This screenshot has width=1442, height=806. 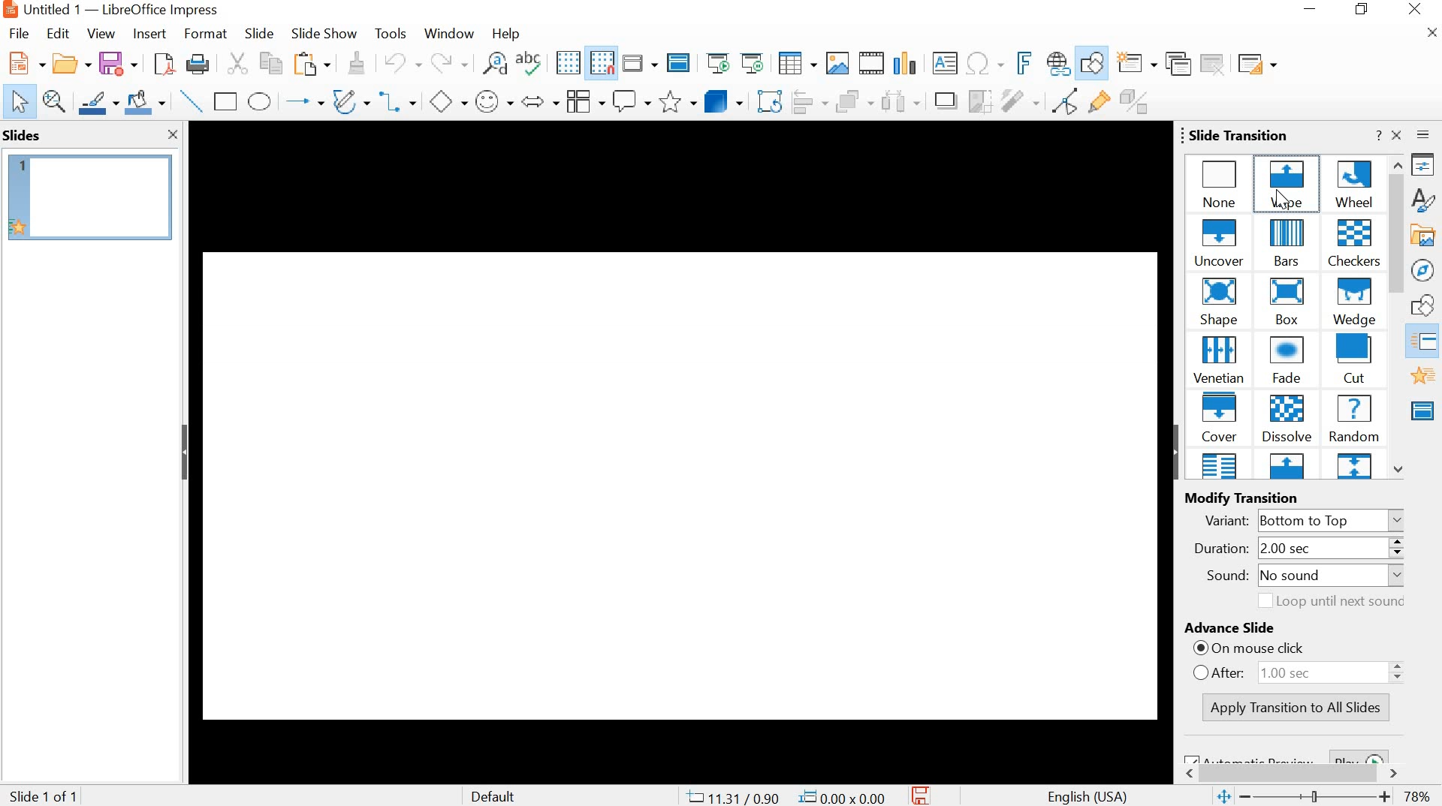 I want to click on wipe transition added, so click(x=91, y=197).